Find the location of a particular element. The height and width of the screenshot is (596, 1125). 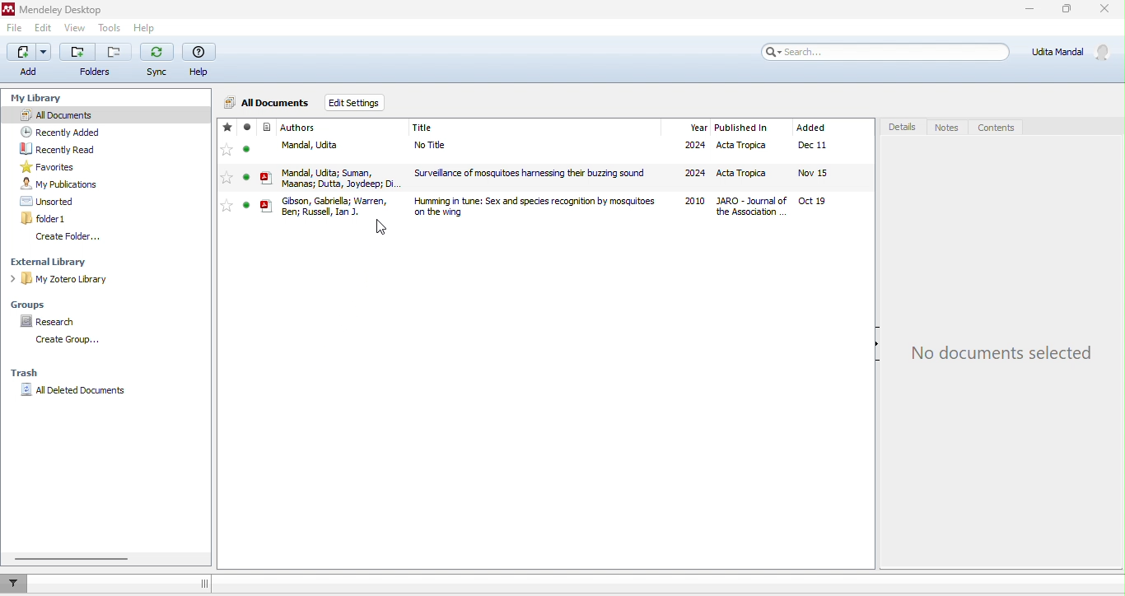

external library is located at coordinates (57, 262).